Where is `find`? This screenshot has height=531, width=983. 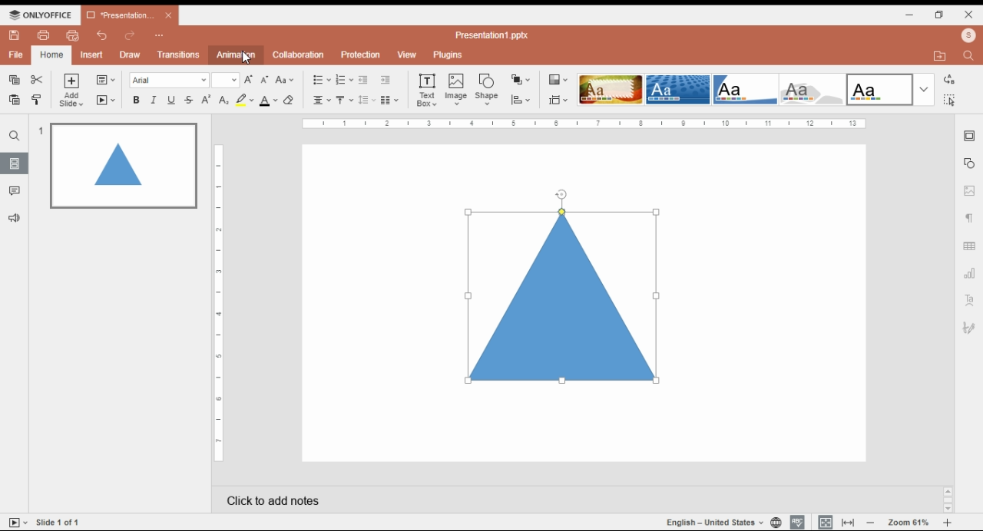 find is located at coordinates (968, 56).